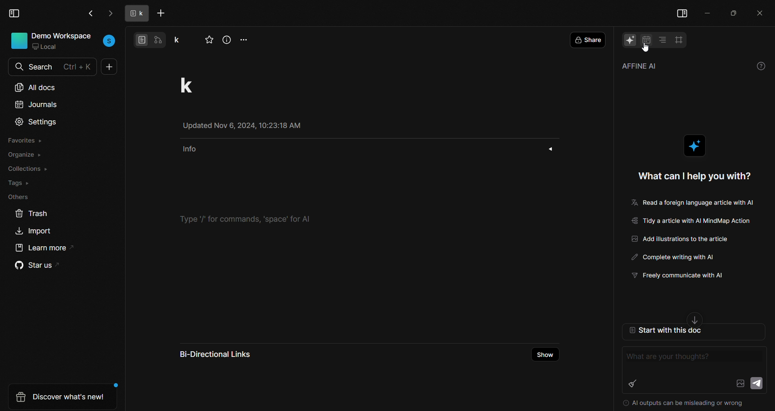 This screenshot has width=775, height=411. I want to click on read a foreign language article with ai, so click(692, 203).